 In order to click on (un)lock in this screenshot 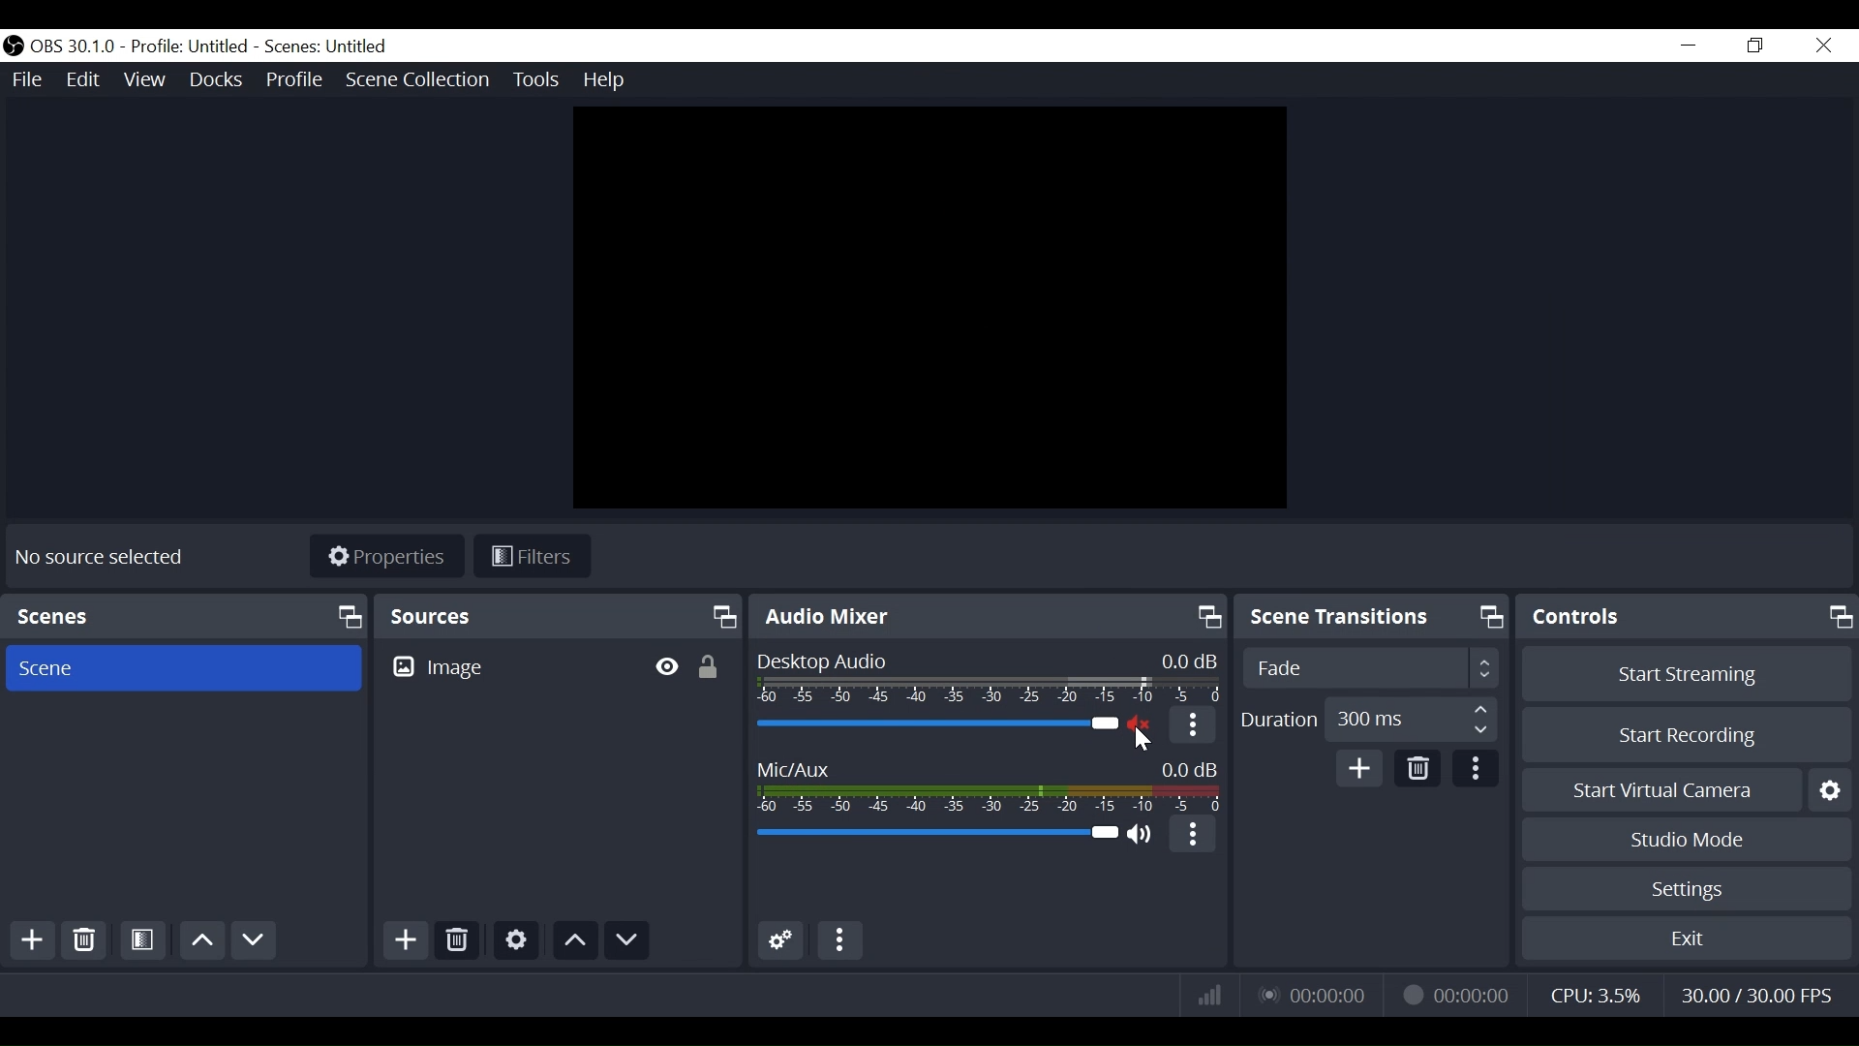, I will do `click(712, 667)`.